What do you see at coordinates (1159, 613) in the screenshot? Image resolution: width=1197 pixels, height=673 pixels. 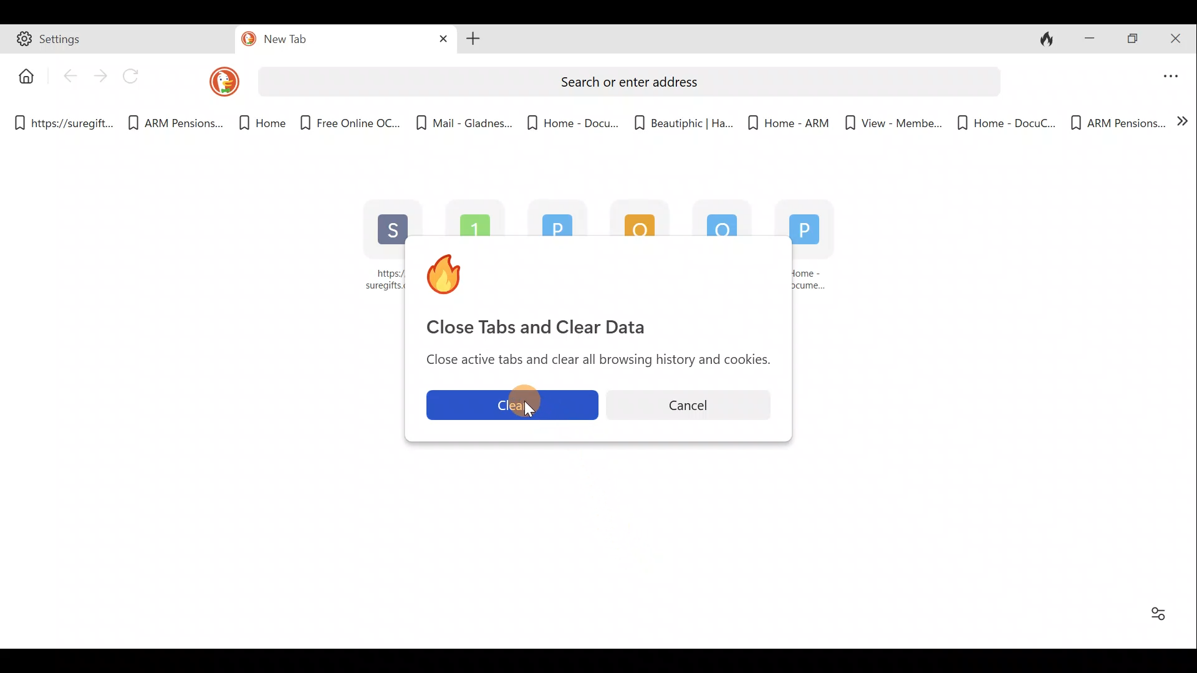 I see ` Options` at bounding box center [1159, 613].